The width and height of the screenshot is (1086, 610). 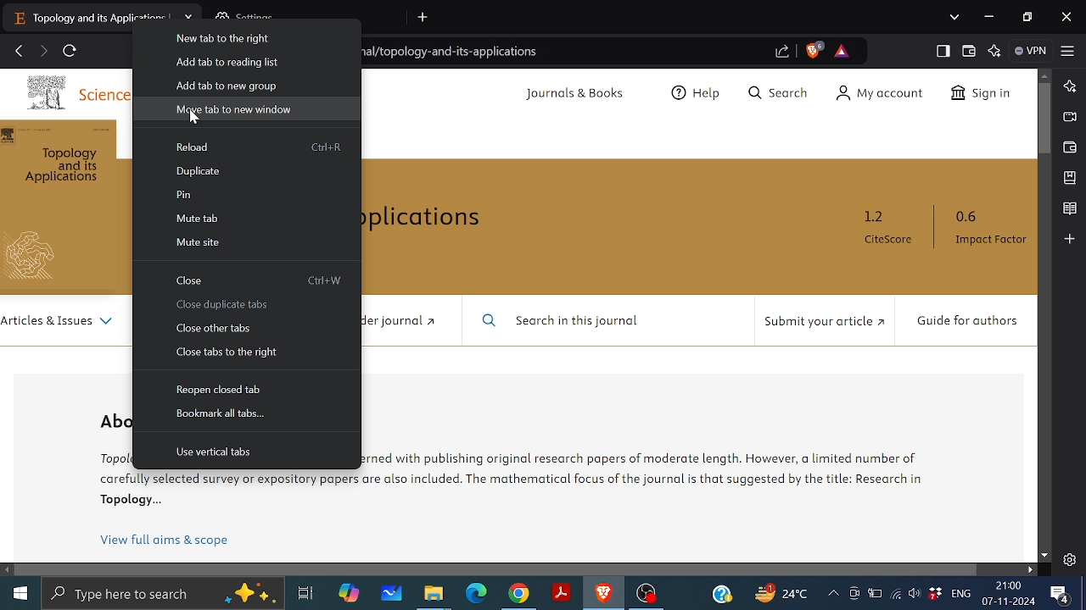 What do you see at coordinates (7, 570) in the screenshot?
I see `Move left` at bounding box center [7, 570].